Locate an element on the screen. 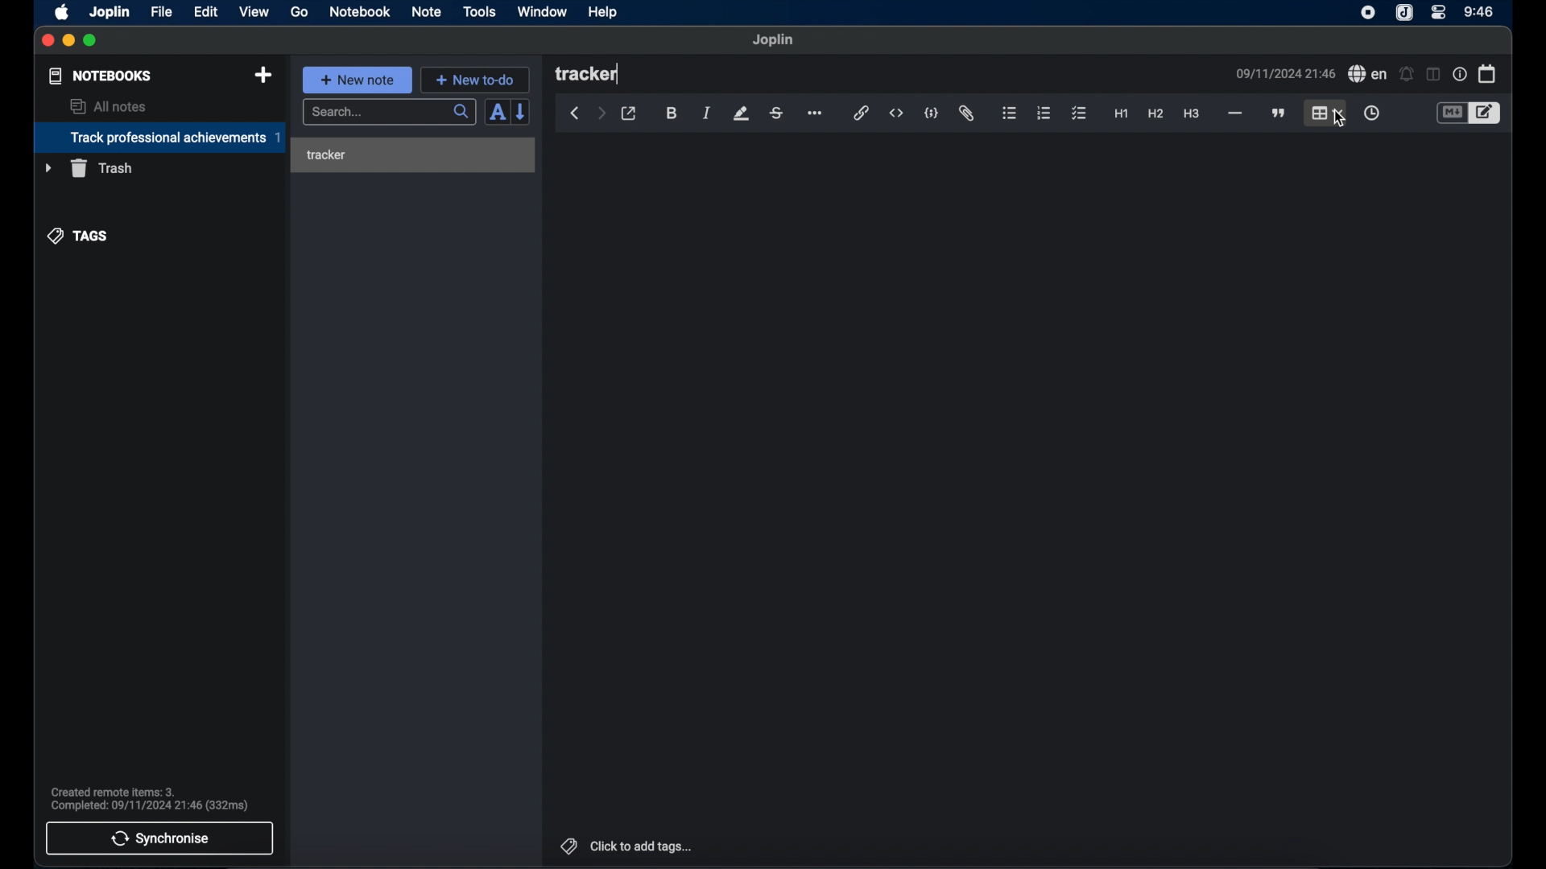 The image size is (1546, 869). joplin is located at coordinates (110, 11).